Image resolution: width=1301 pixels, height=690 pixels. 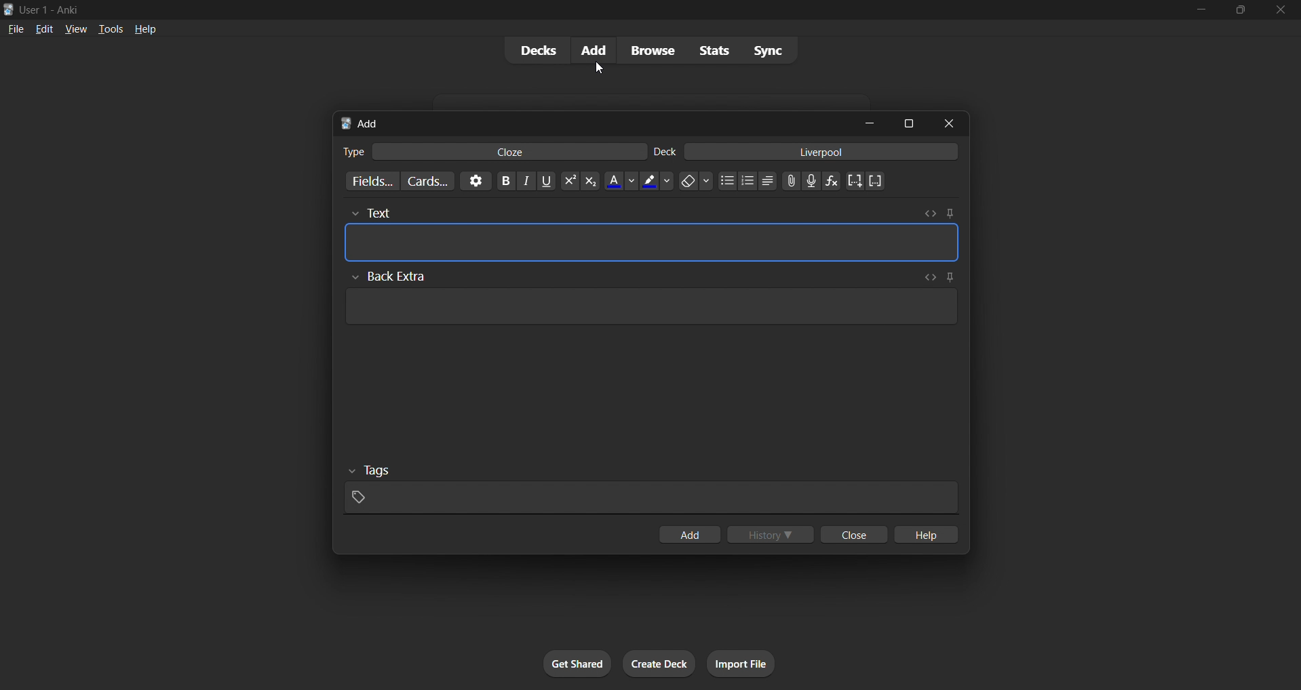 I want to click on toggle sticky, so click(x=951, y=276).